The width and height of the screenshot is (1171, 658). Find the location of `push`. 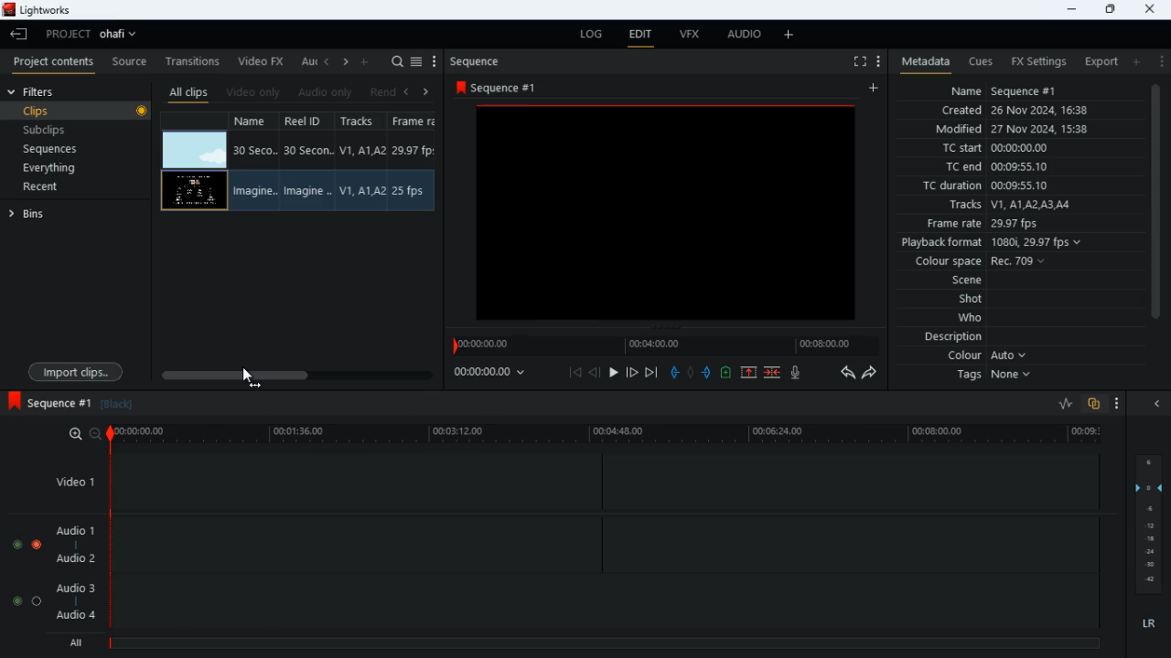

push is located at coordinates (708, 374).